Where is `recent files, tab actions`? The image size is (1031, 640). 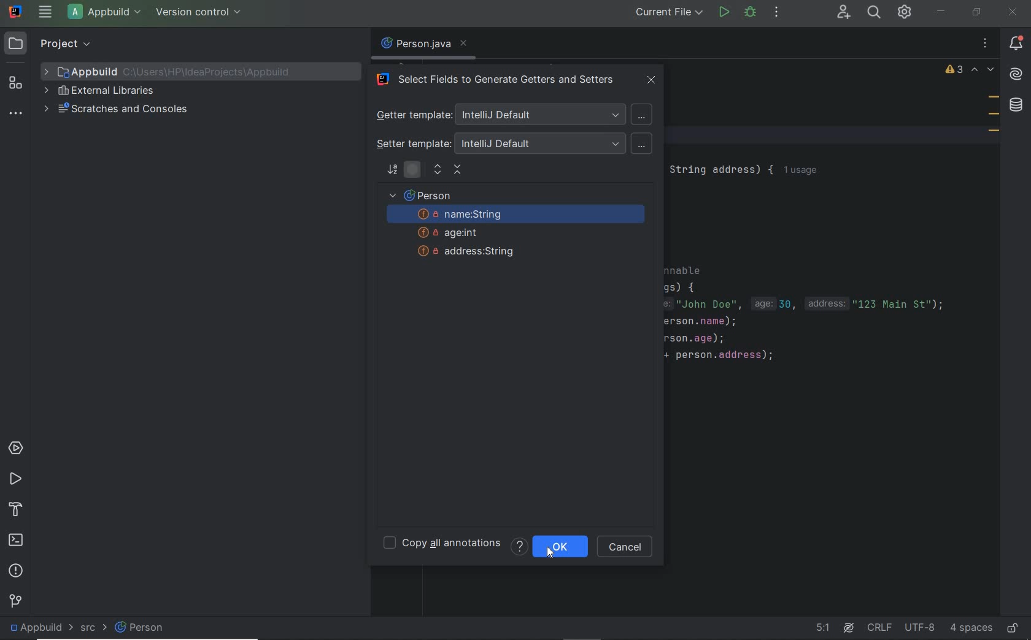 recent files, tab actions is located at coordinates (985, 44).